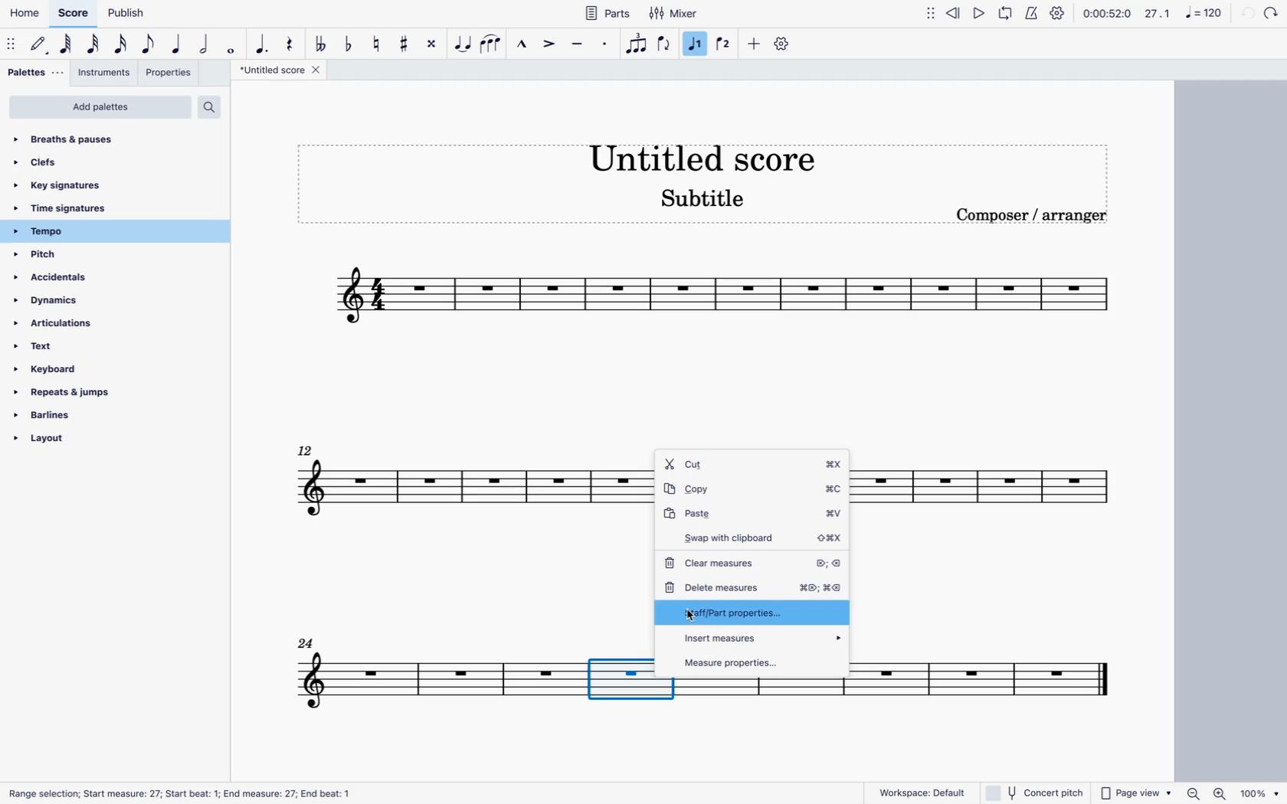  What do you see at coordinates (691, 613) in the screenshot?
I see `cursor Part properties` at bounding box center [691, 613].